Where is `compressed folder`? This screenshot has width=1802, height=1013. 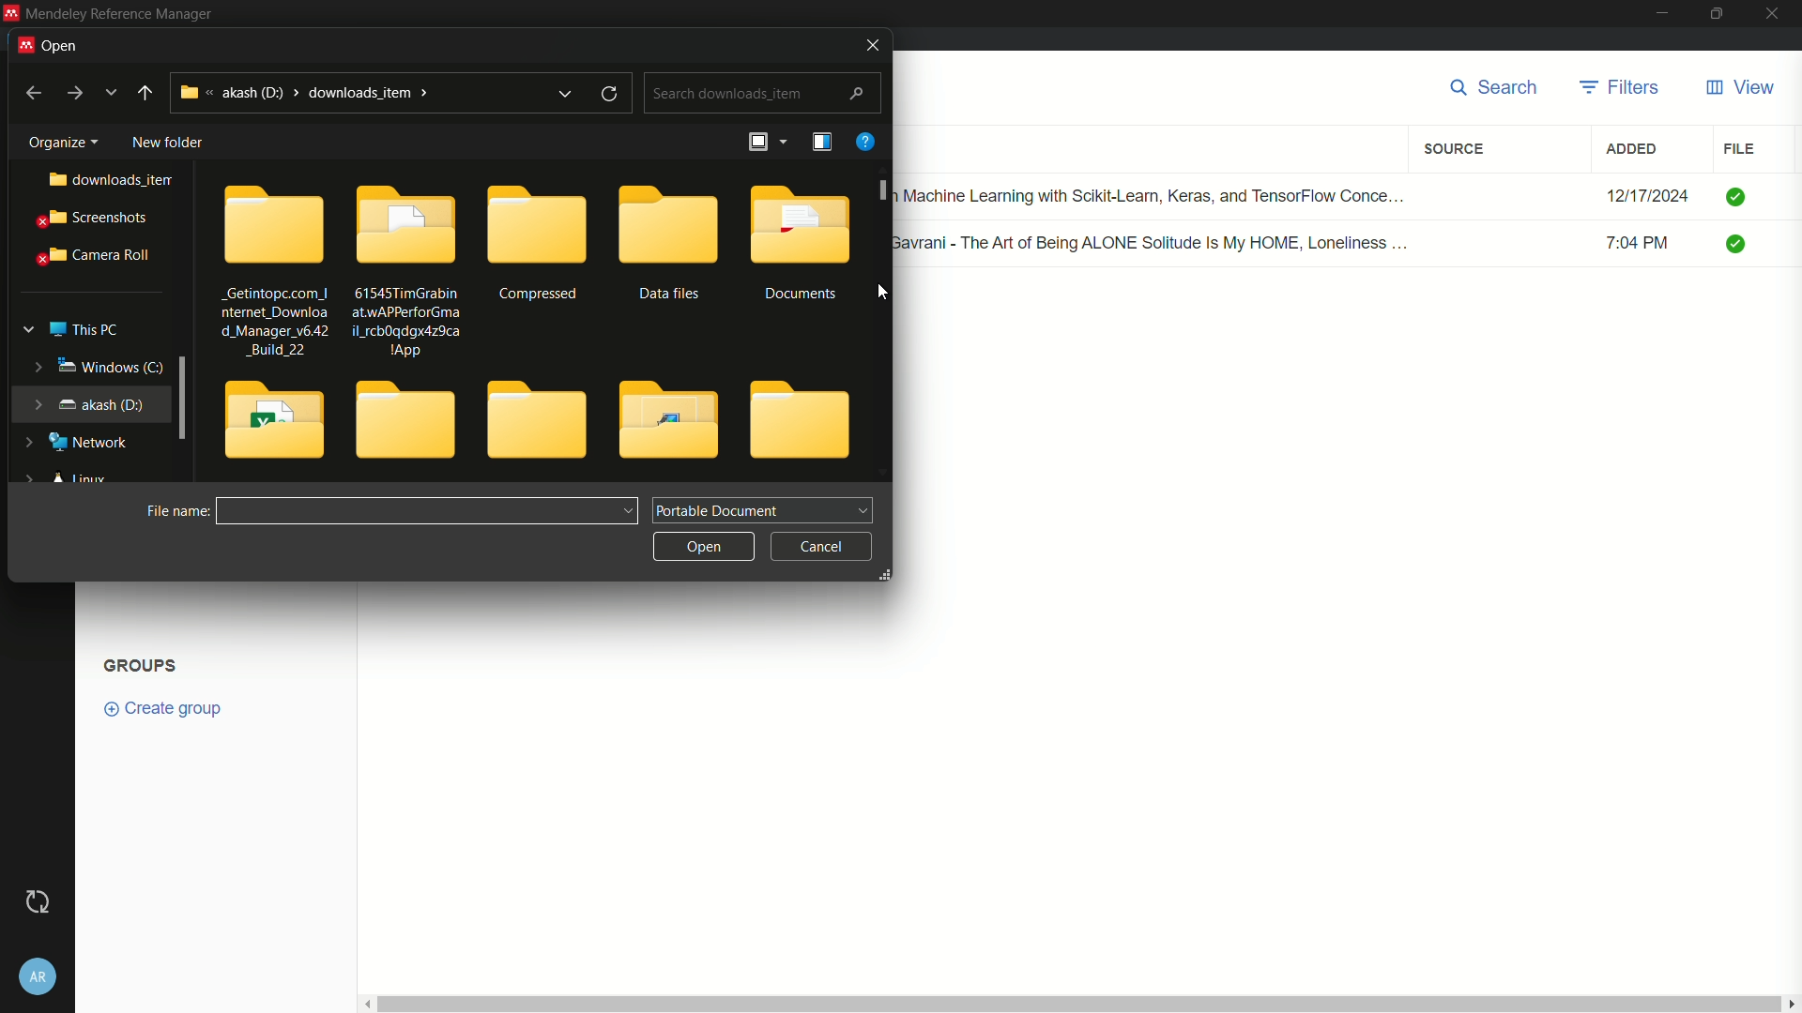 compressed folder is located at coordinates (537, 239).